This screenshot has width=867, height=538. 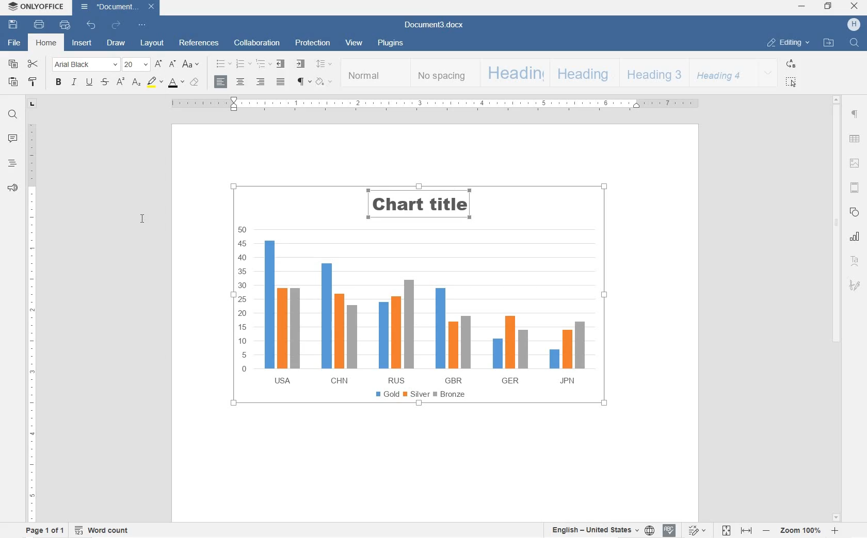 What do you see at coordinates (375, 73) in the screenshot?
I see `NORMAL` at bounding box center [375, 73].